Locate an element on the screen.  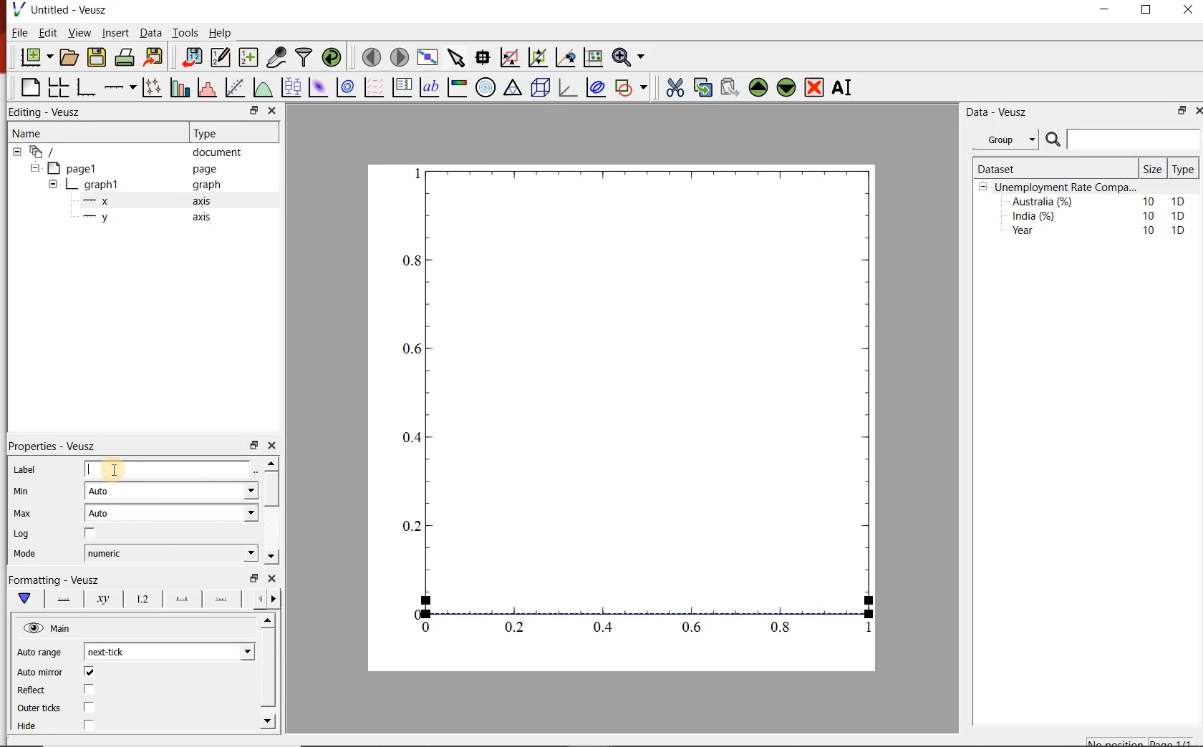
plot a function is located at coordinates (263, 87).